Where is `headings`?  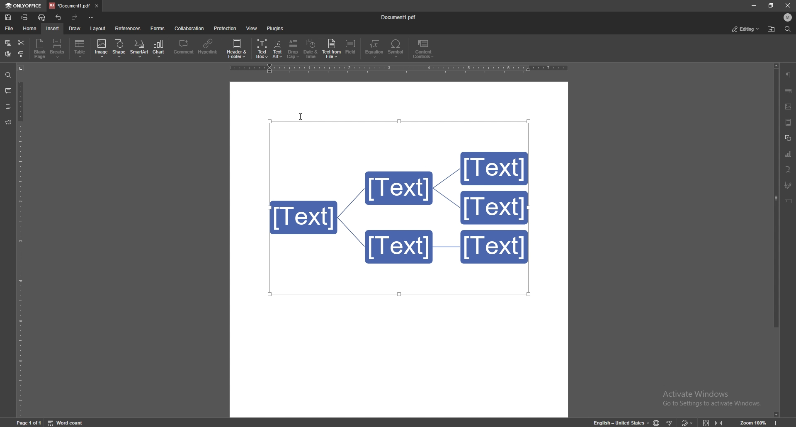
headings is located at coordinates (8, 107).